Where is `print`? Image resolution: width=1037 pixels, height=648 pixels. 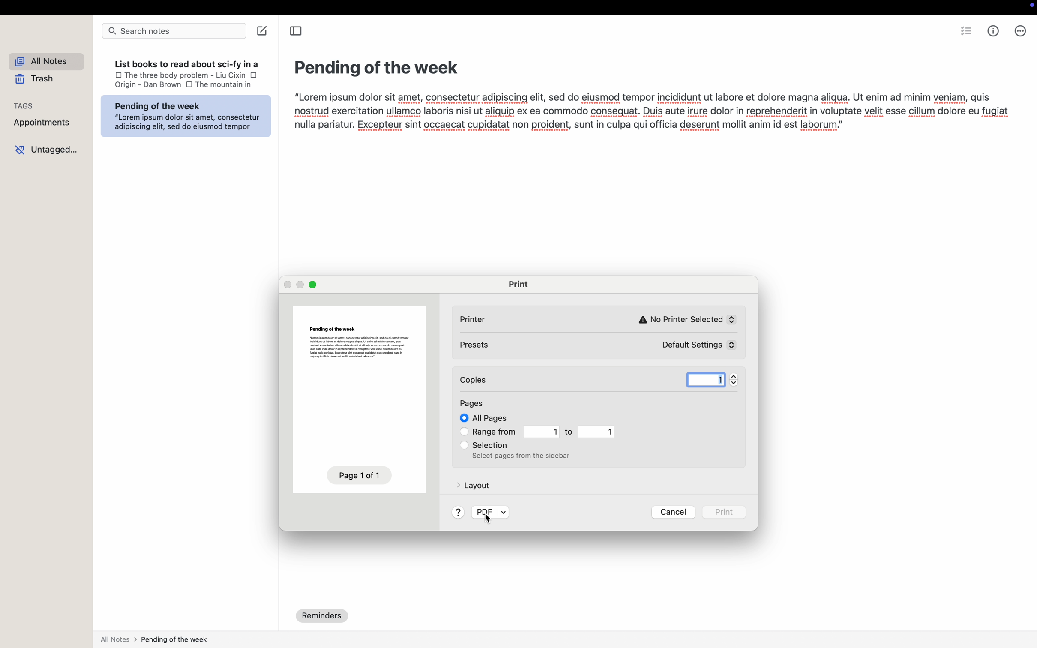 print is located at coordinates (518, 284).